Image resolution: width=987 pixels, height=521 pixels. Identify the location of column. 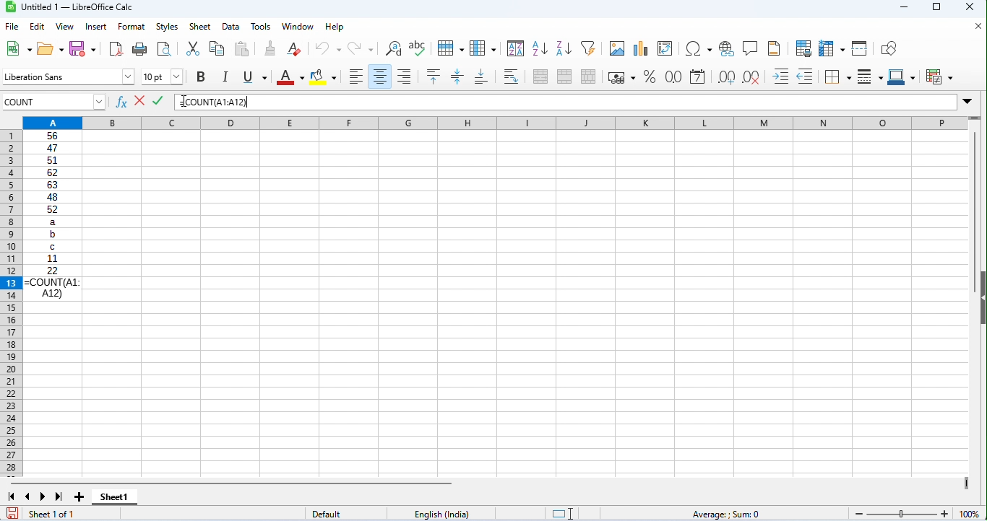
(483, 47).